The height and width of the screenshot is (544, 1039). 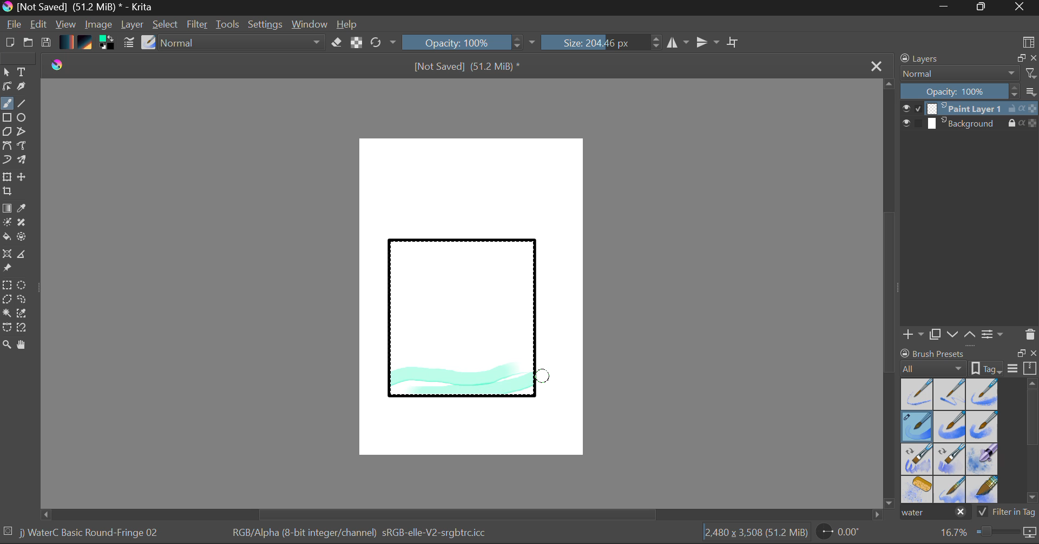 I want to click on Layer Opacity, so click(x=970, y=92).